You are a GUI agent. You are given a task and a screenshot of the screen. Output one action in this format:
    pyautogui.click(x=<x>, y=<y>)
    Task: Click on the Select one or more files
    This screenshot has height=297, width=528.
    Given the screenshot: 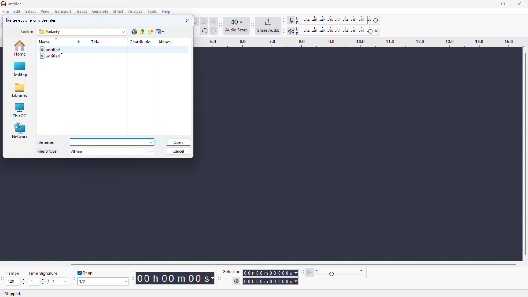 What is the action you would take?
    pyautogui.click(x=35, y=20)
    